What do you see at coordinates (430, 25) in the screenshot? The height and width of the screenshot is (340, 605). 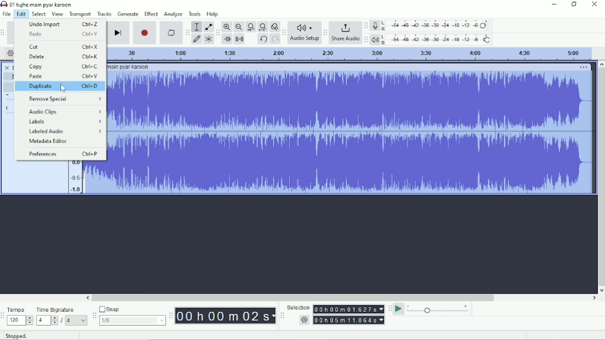 I see `Record meter` at bounding box center [430, 25].